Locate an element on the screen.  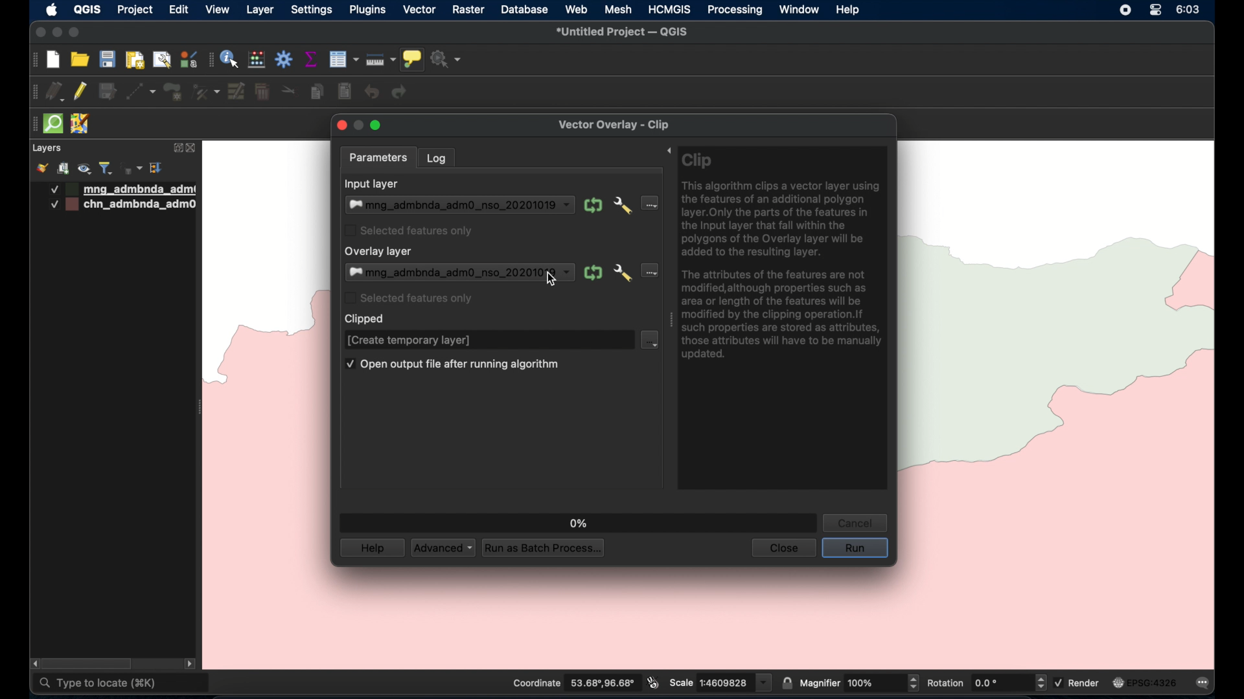
overlay layer dropdown is located at coordinates (459, 271).